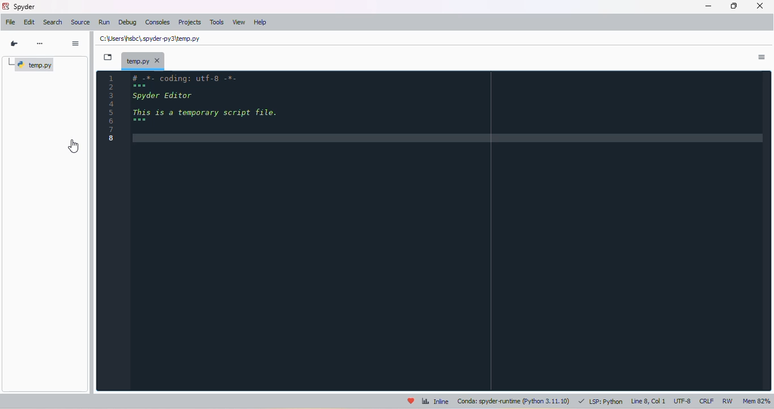 The image size is (774, 409). What do you see at coordinates (601, 401) in the screenshot?
I see `LSP: Python` at bounding box center [601, 401].